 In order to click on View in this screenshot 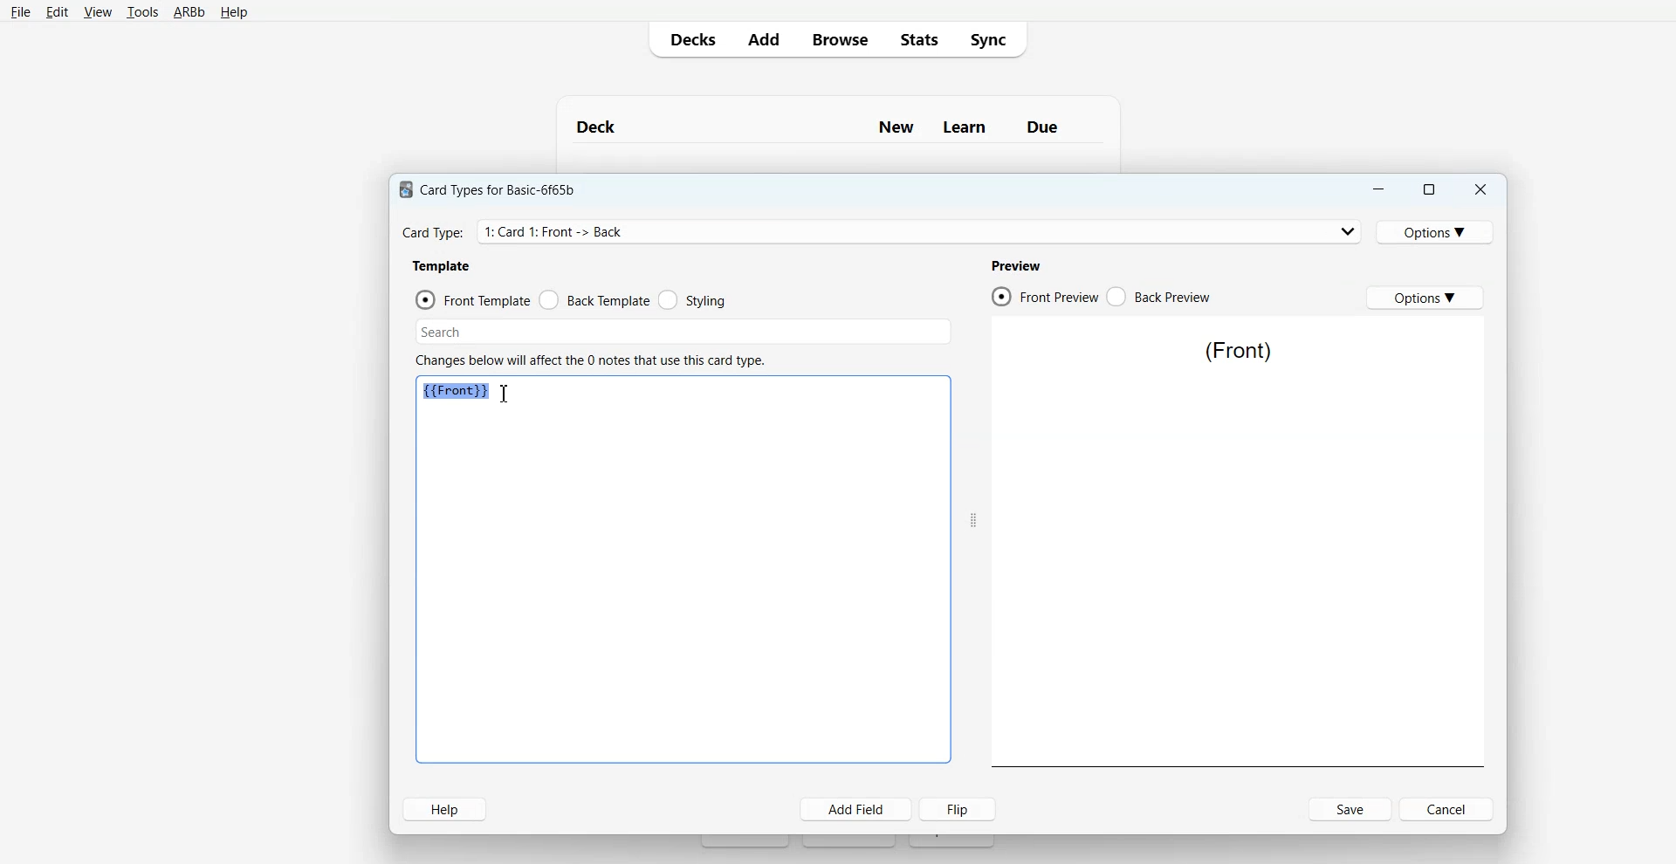, I will do `click(96, 11)`.